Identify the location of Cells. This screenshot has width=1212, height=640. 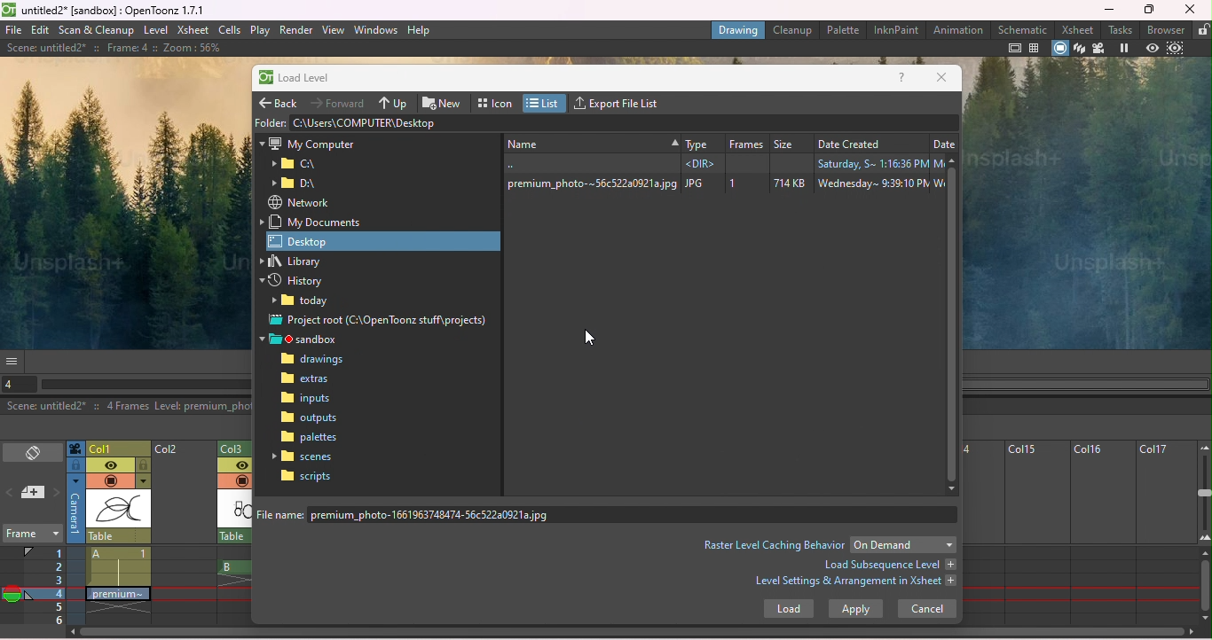
(229, 29).